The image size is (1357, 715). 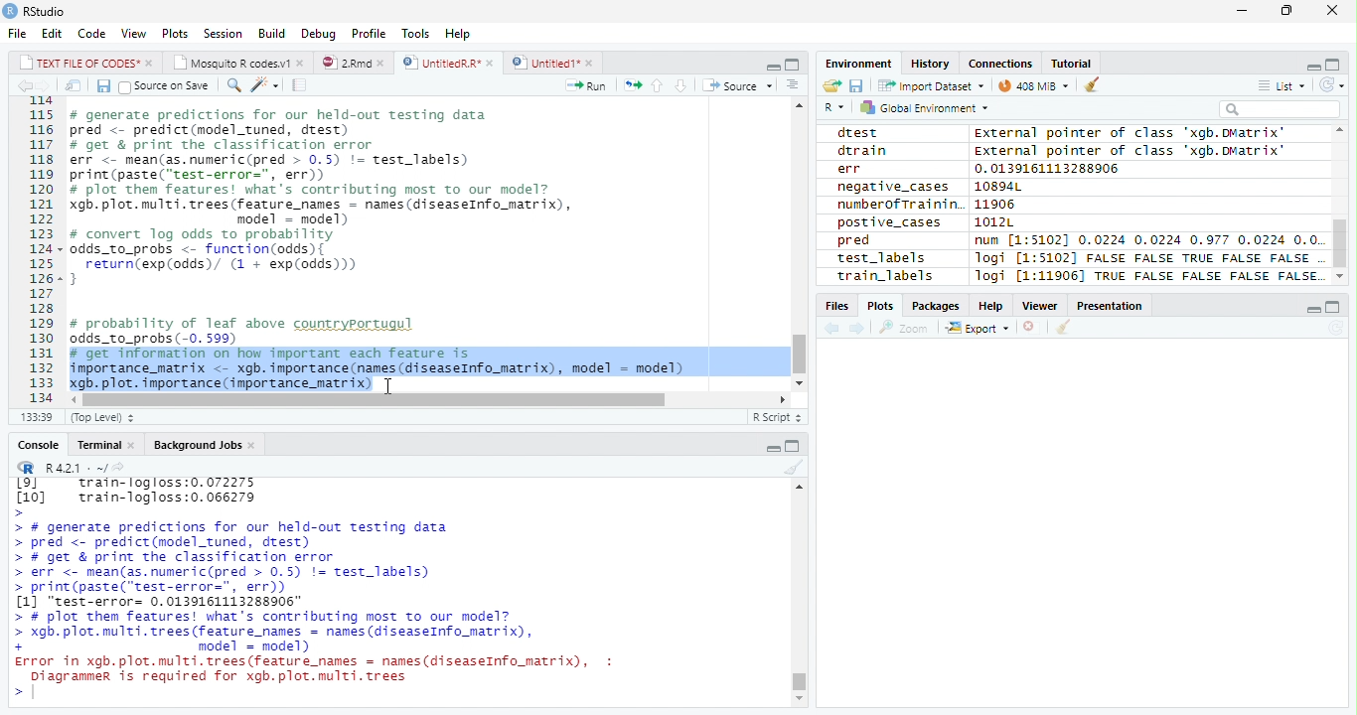 I want to click on Show Document Outline, so click(x=794, y=83).